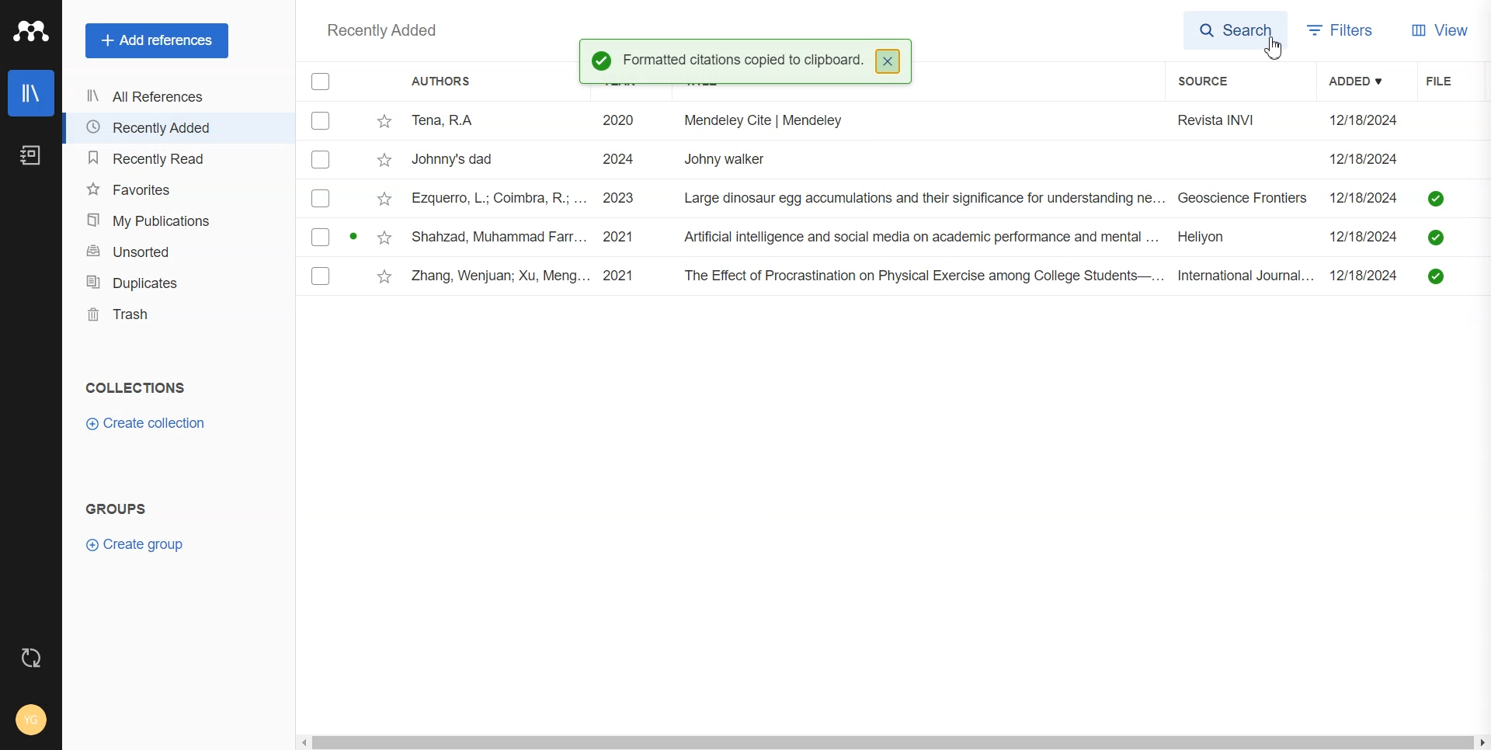 Image resolution: width=1491 pixels, height=750 pixels. What do you see at coordinates (1435, 239) in the screenshot?
I see `saved` at bounding box center [1435, 239].